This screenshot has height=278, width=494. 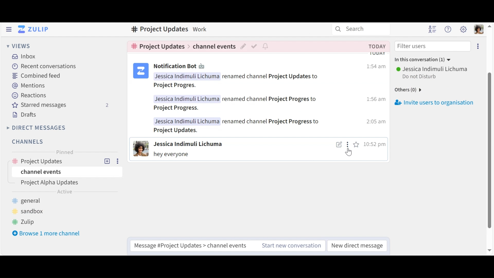 What do you see at coordinates (26, 56) in the screenshot?
I see `Inbox` at bounding box center [26, 56].